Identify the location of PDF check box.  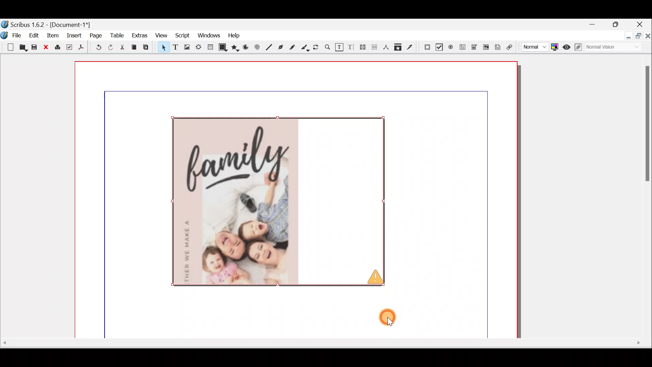
(438, 47).